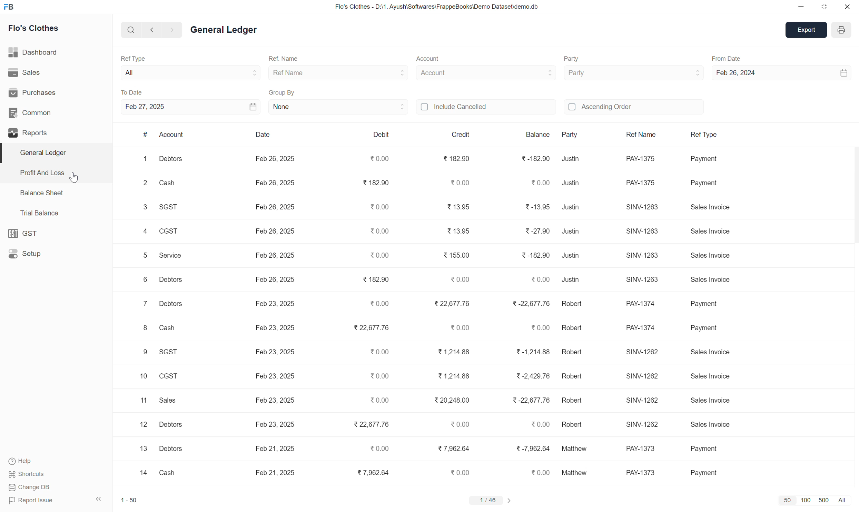  I want to click on Matthew, so click(579, 473).